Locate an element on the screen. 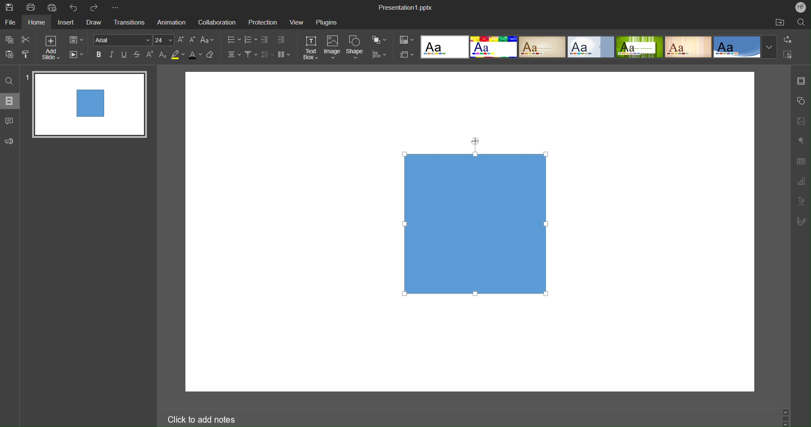 The width and height of the screenshot is (811, 427). Shape Settings is located at coordinates (800, 101).